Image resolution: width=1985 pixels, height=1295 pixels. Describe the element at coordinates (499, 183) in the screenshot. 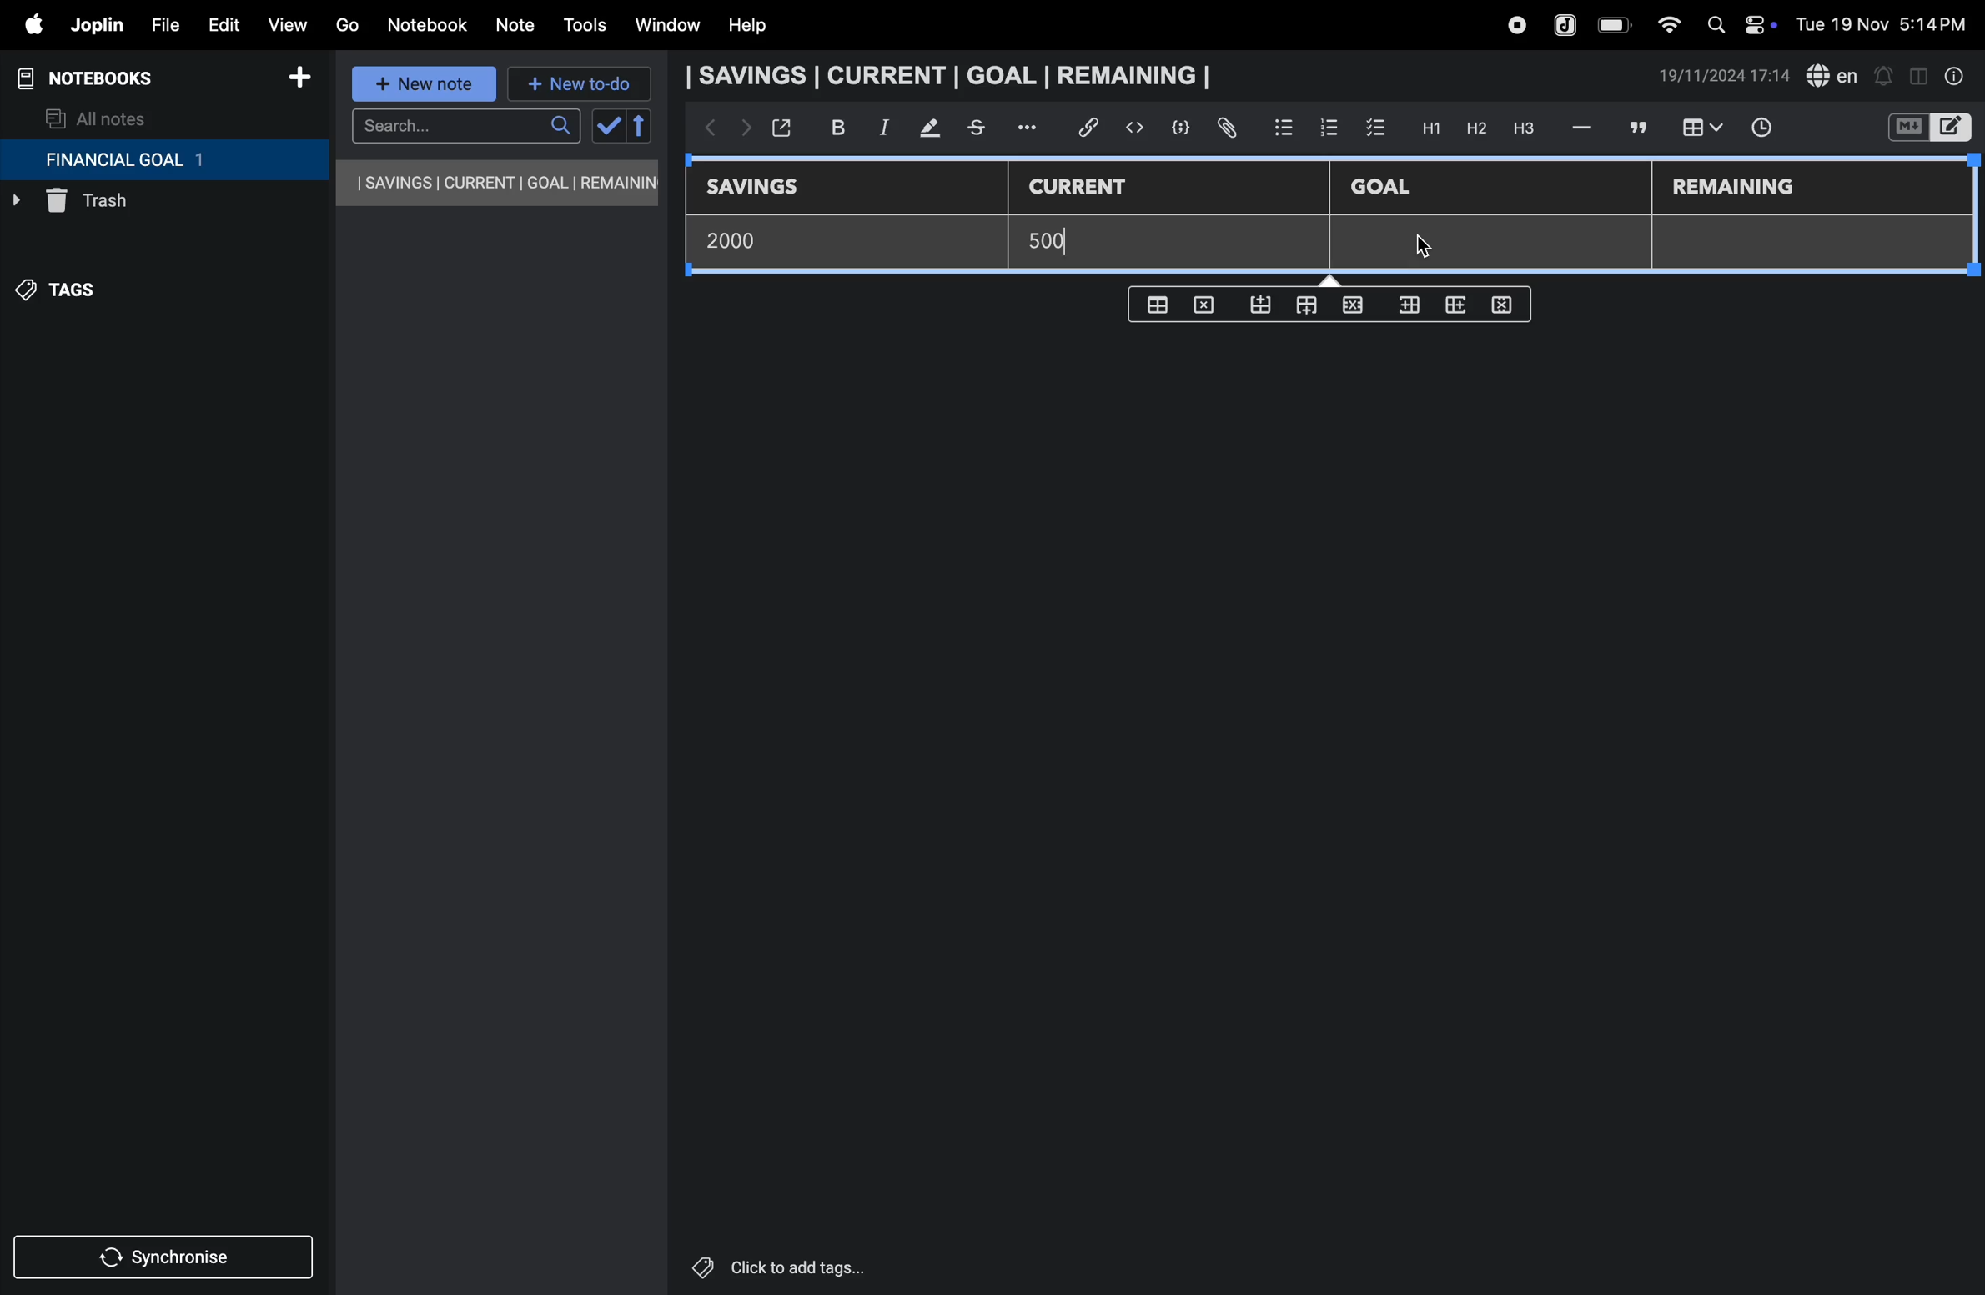

I see `savings current goal remaining` at that location.